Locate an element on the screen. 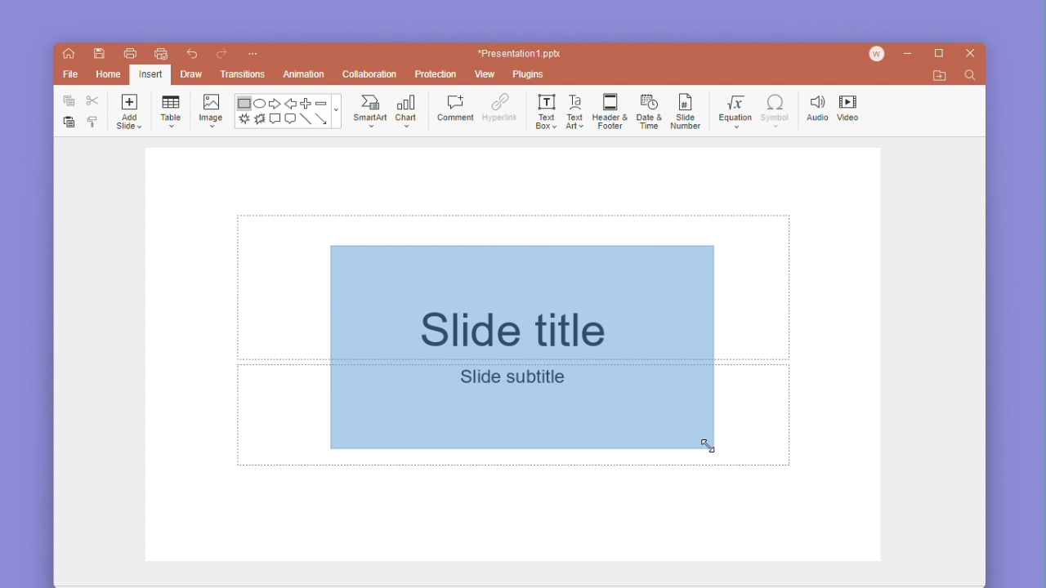  plus is located at coordinates (305, 103).